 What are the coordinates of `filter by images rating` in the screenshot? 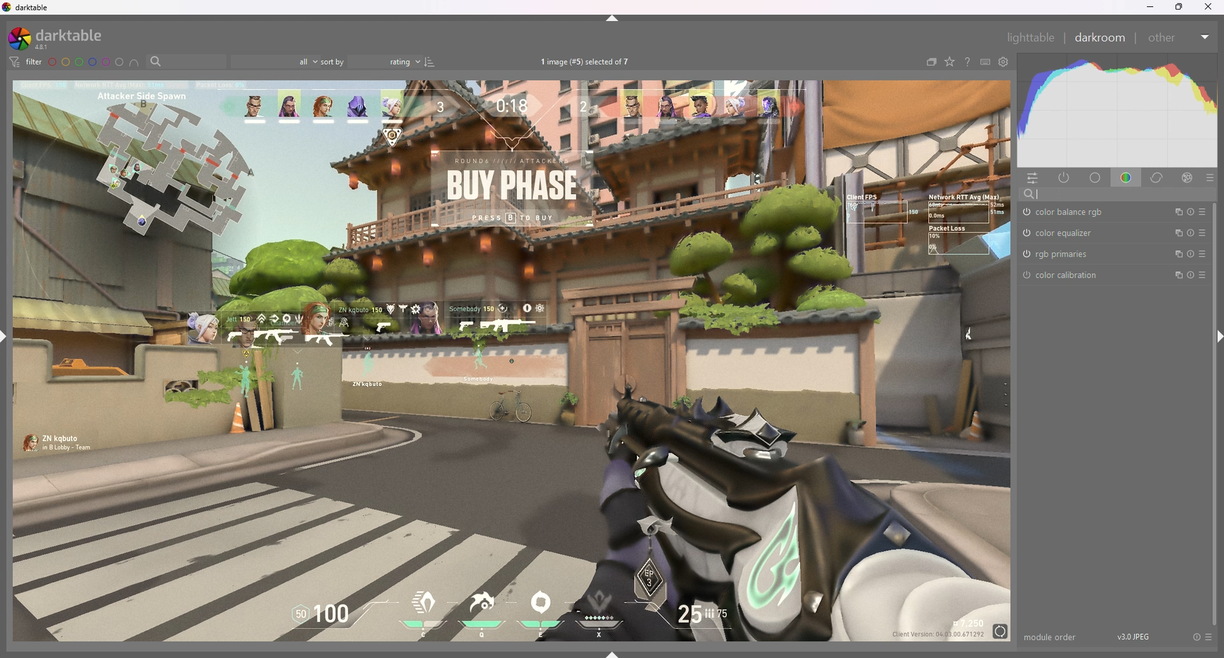 It's located at (275, 61).